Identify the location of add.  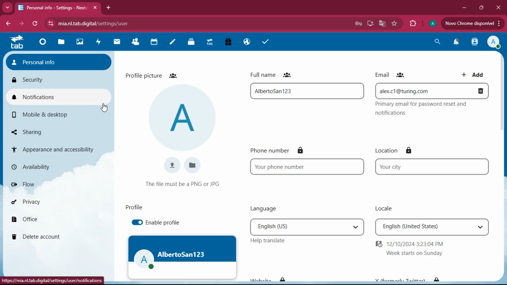
(475, 73).